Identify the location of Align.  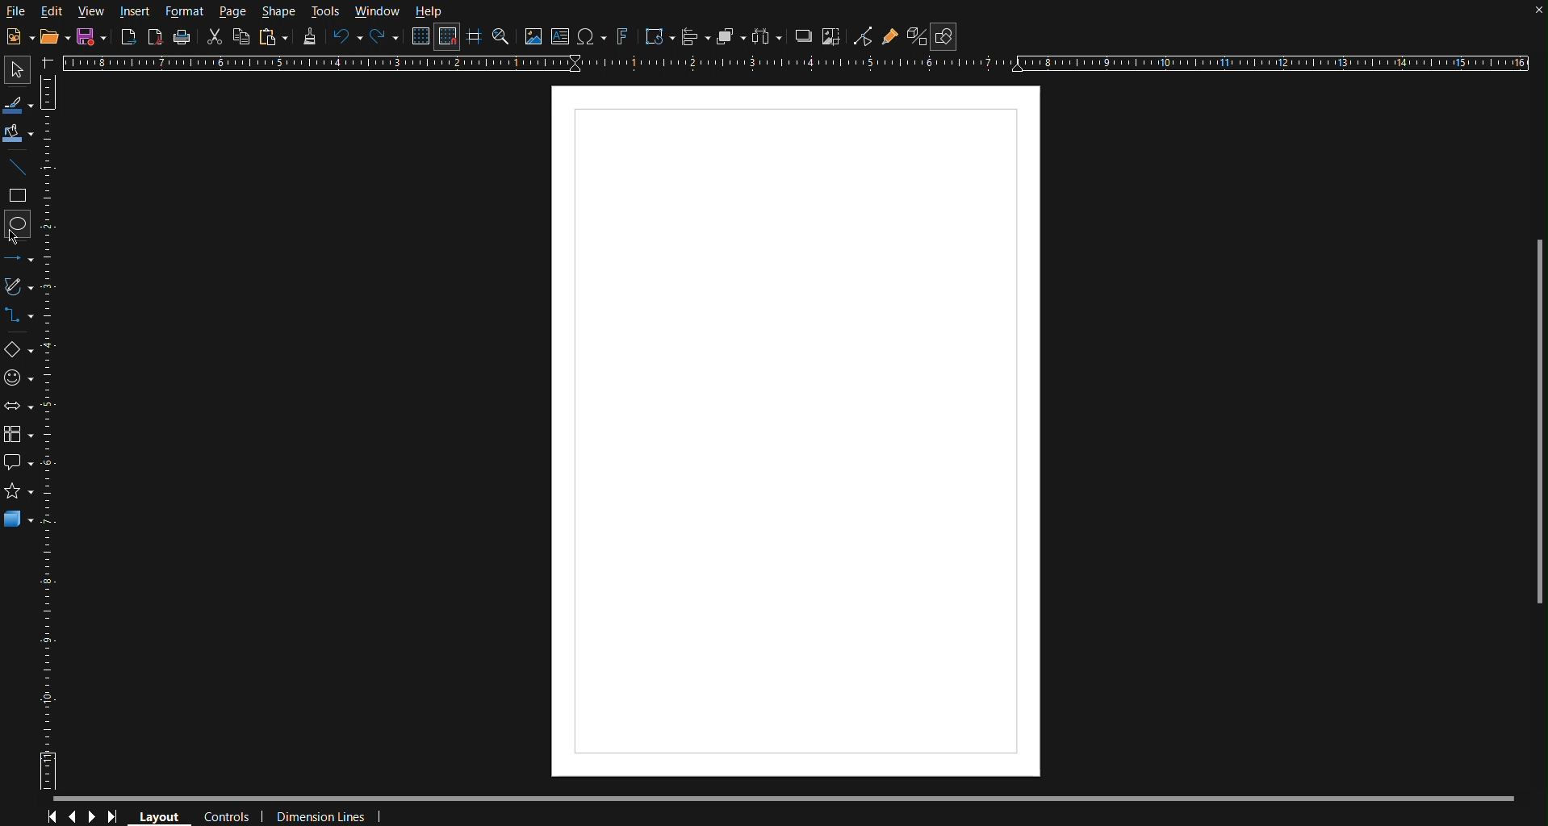
(695, 36).